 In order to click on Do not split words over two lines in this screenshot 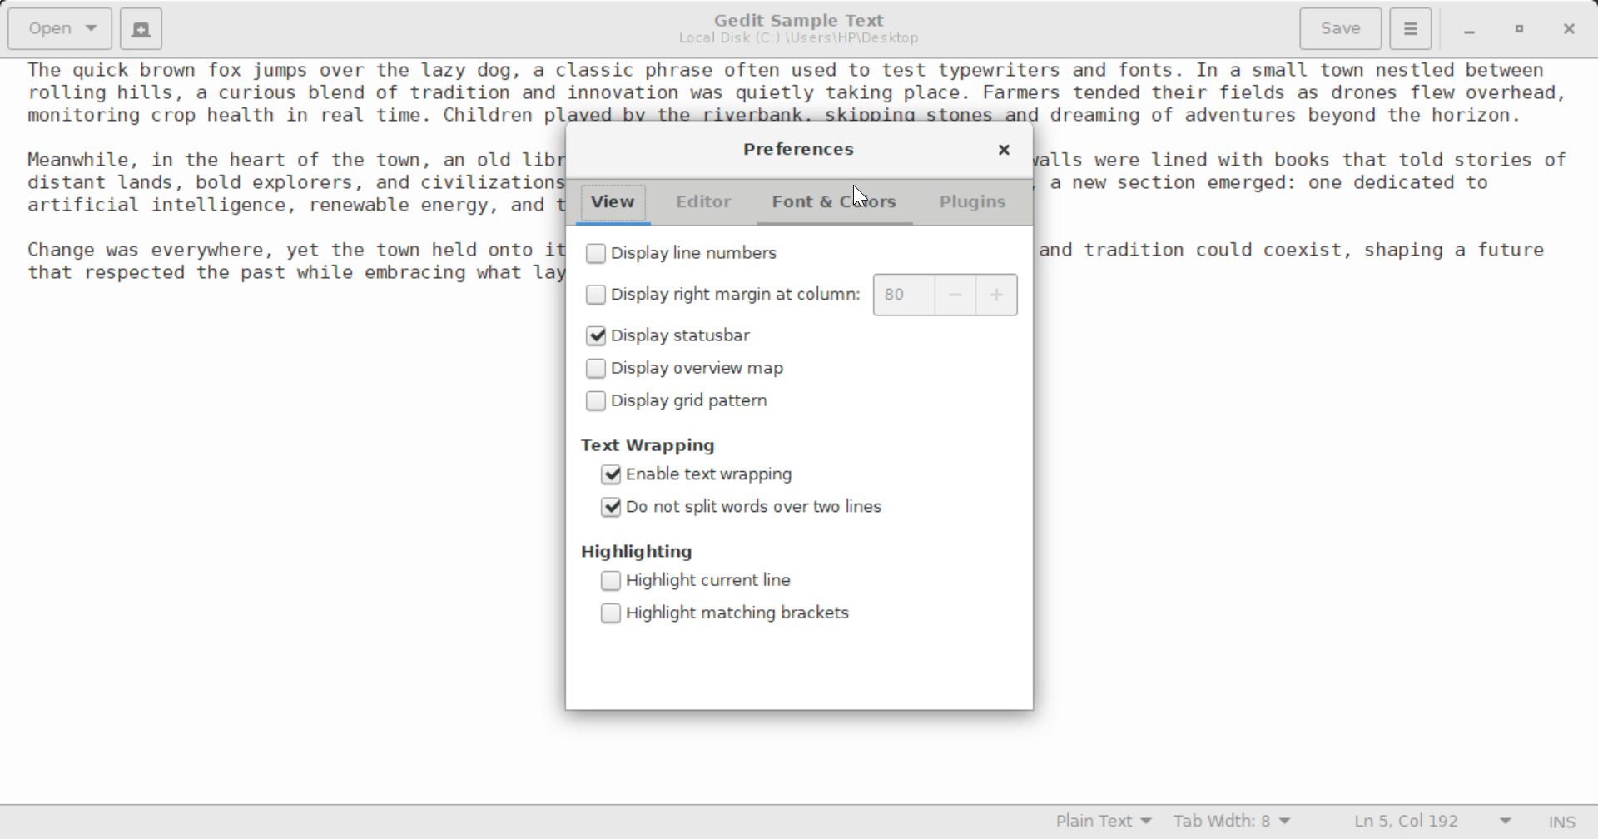, I will do `click(741, 509)`.